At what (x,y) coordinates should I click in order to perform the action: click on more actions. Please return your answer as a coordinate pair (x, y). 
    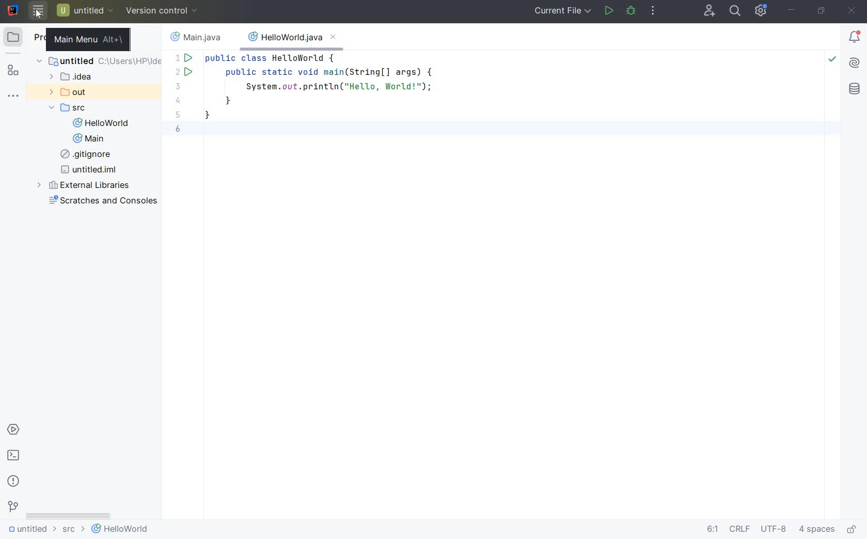
    Looking at the image, I should click on (654, 10).